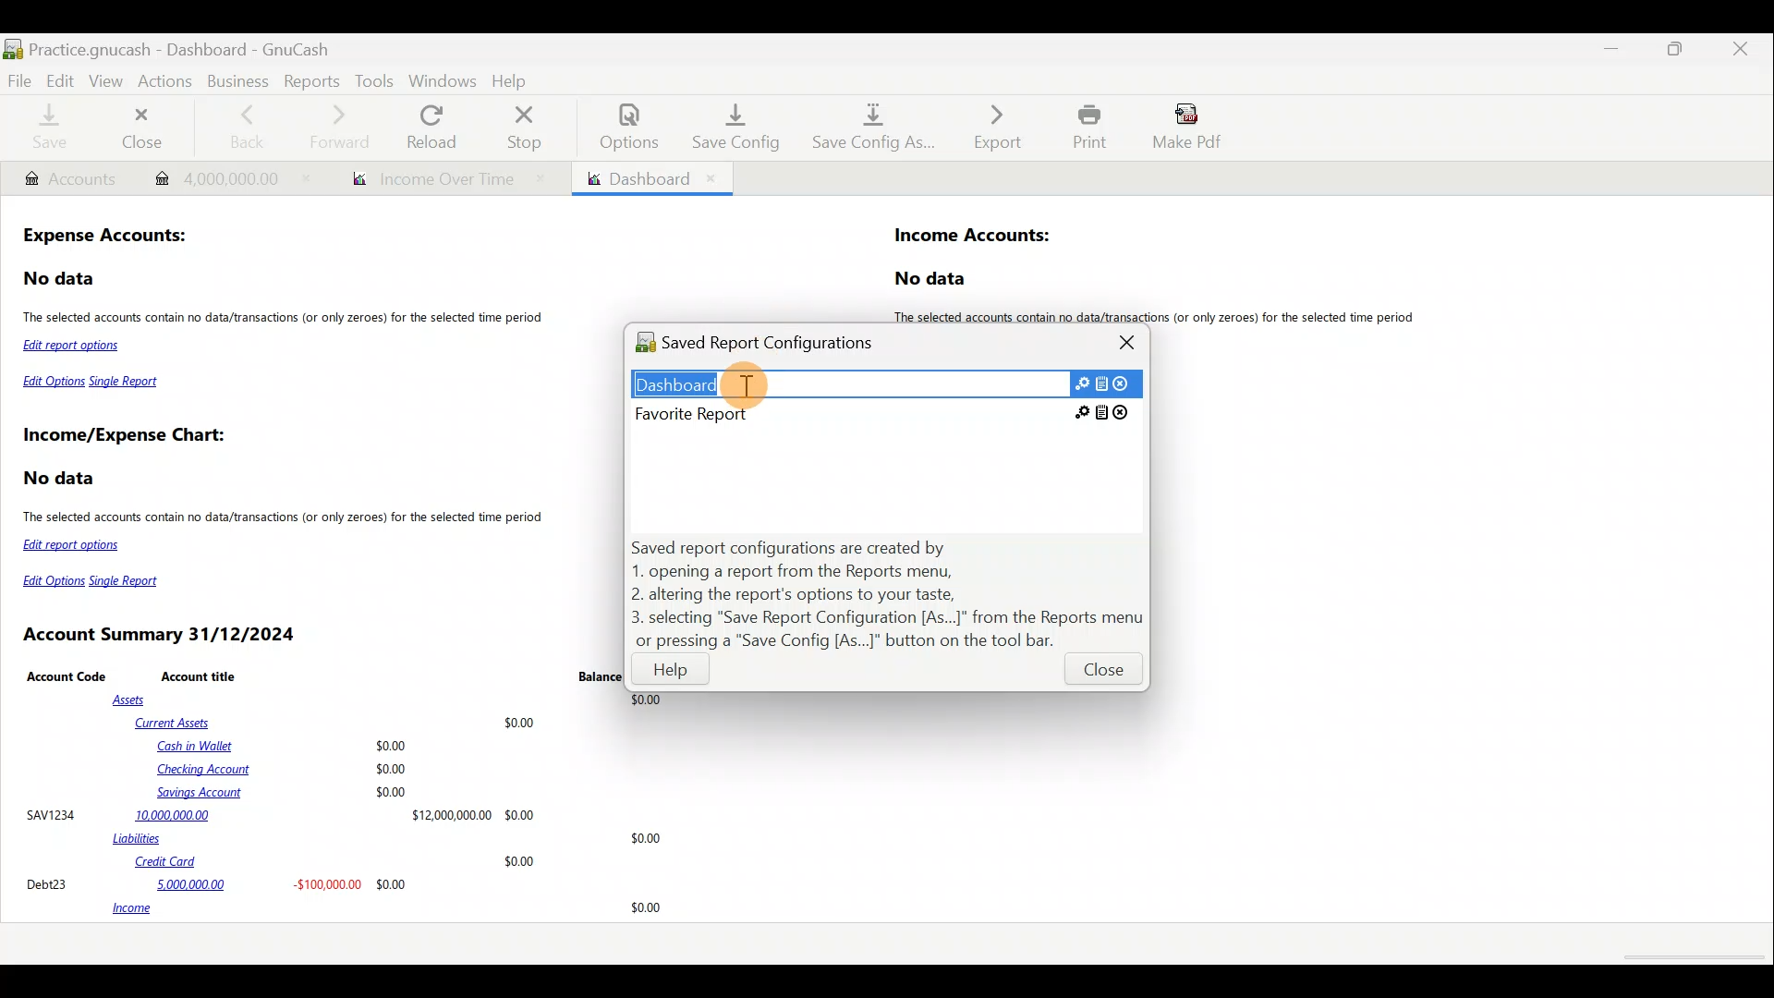 This screenshot has height=998, width=1774. What do you see at coordinates (1193, 129) in the screenshot?
I see `Make pdf` at bounding box center [1193, 129].